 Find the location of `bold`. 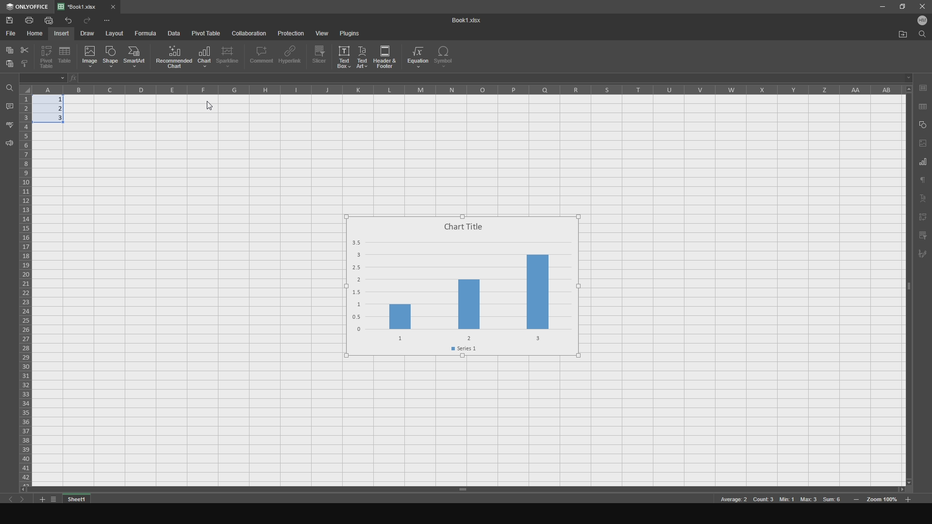

bold is located at coordinates (26, 65).